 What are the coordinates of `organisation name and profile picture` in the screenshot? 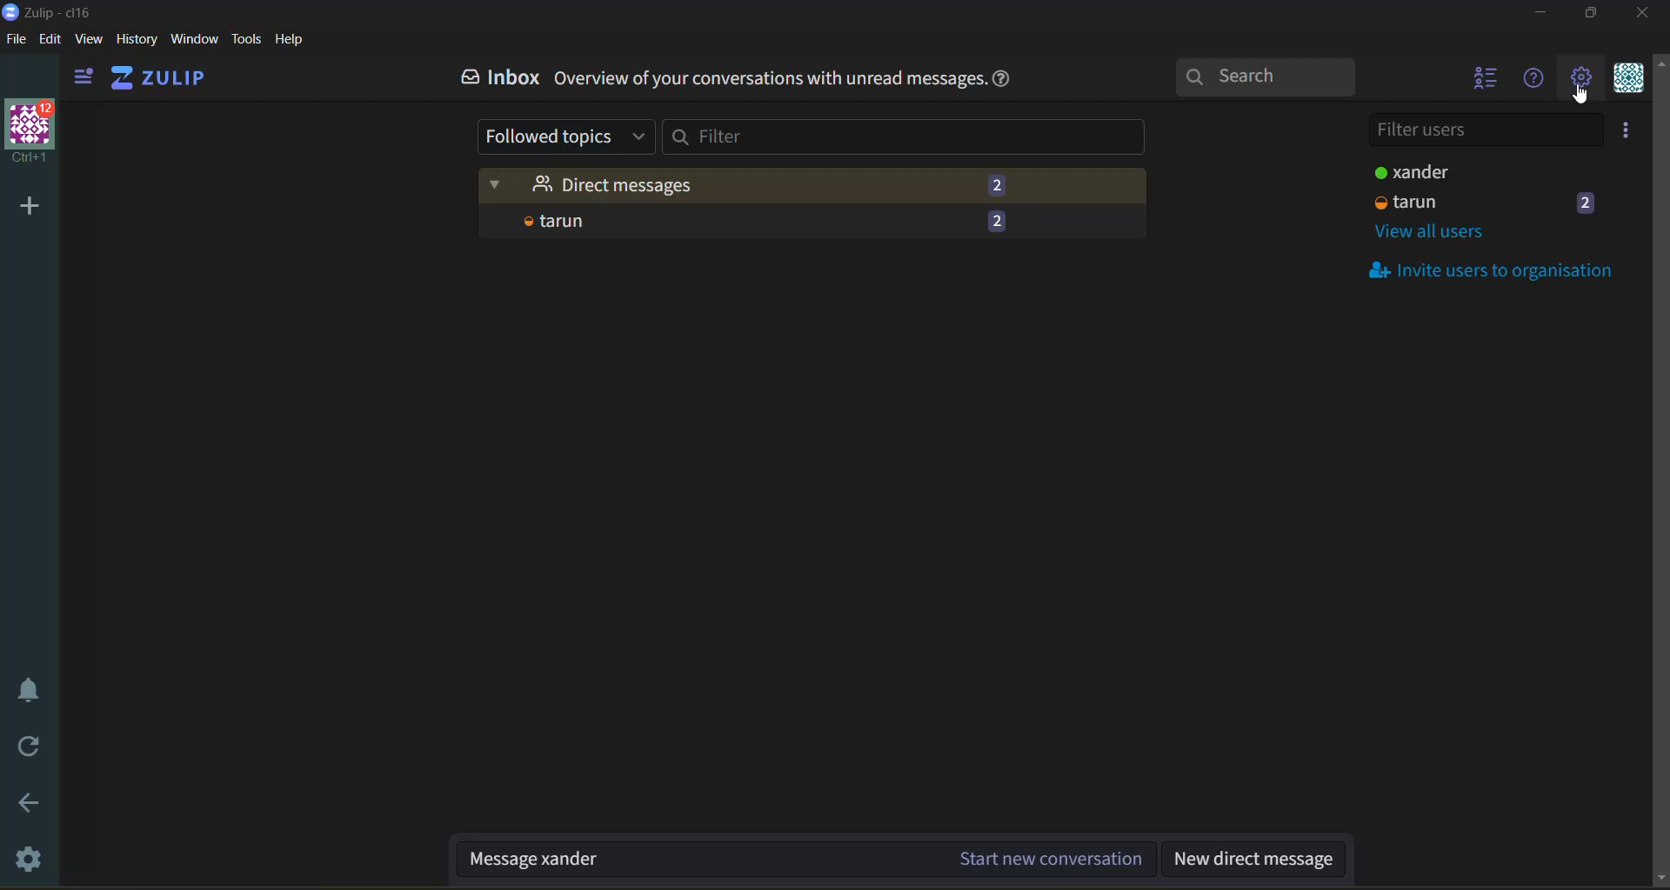 It's located at (33, 132).